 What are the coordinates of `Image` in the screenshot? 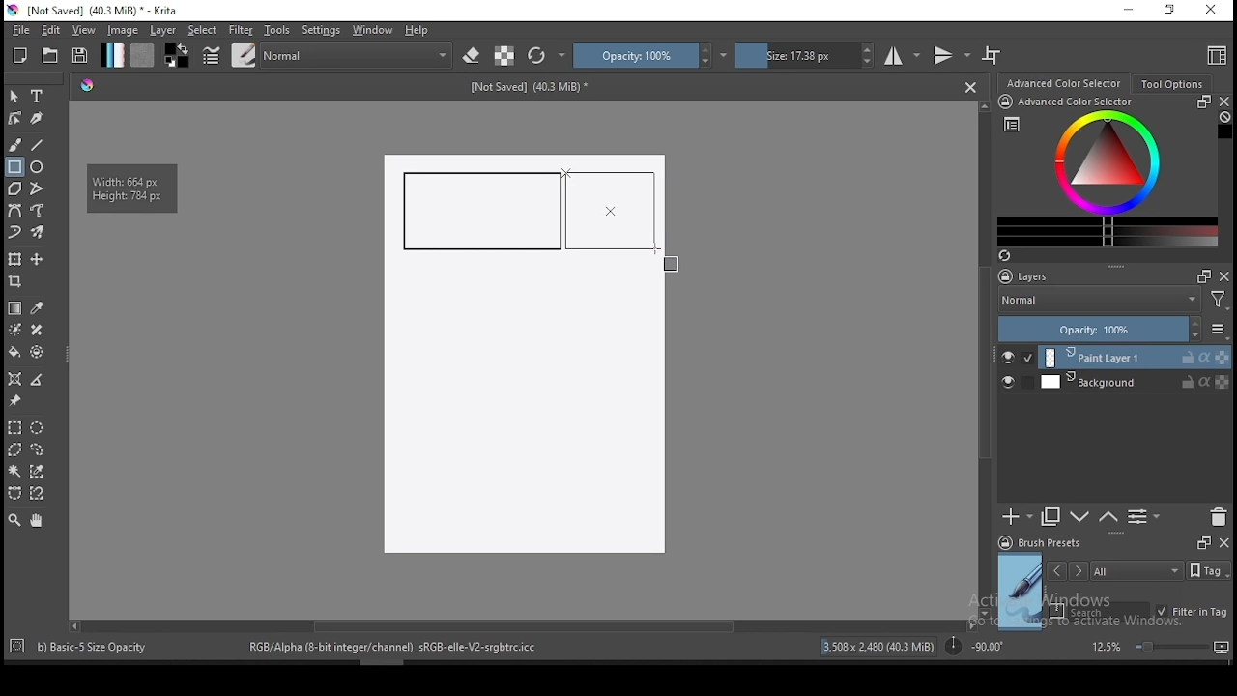 It's located at (523, 408).